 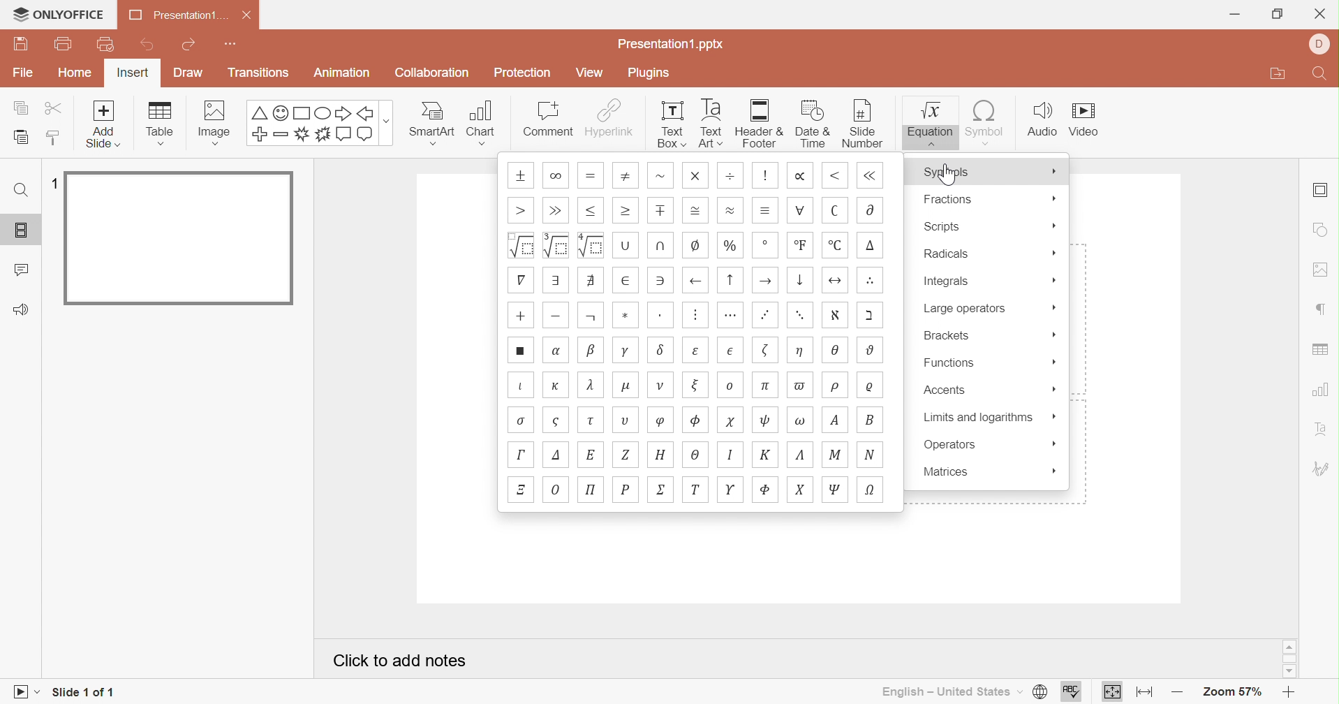 What do you see at coordinates (526, 74) in the screenshot?
I see `Protection` at bounding box center [526, 74].